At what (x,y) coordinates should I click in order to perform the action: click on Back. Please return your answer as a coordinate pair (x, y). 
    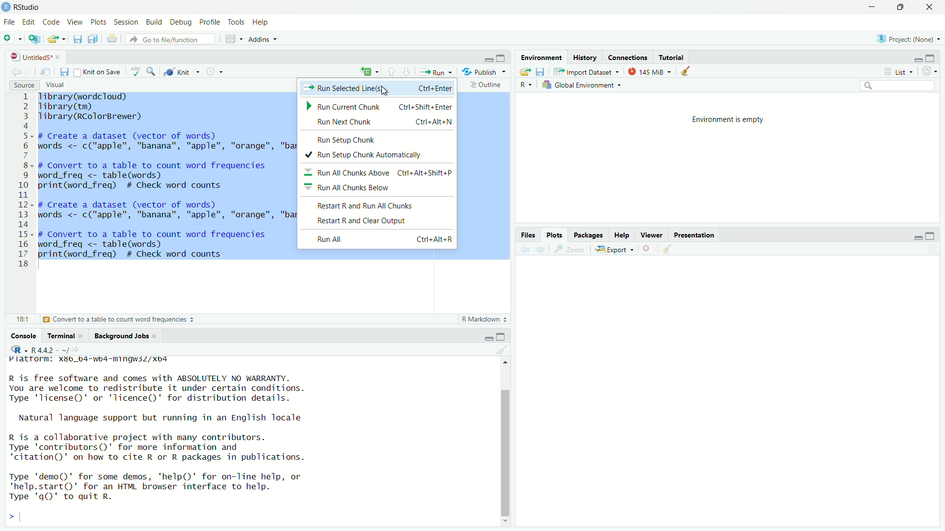
    Looking at the image, I should click on (523, 249).